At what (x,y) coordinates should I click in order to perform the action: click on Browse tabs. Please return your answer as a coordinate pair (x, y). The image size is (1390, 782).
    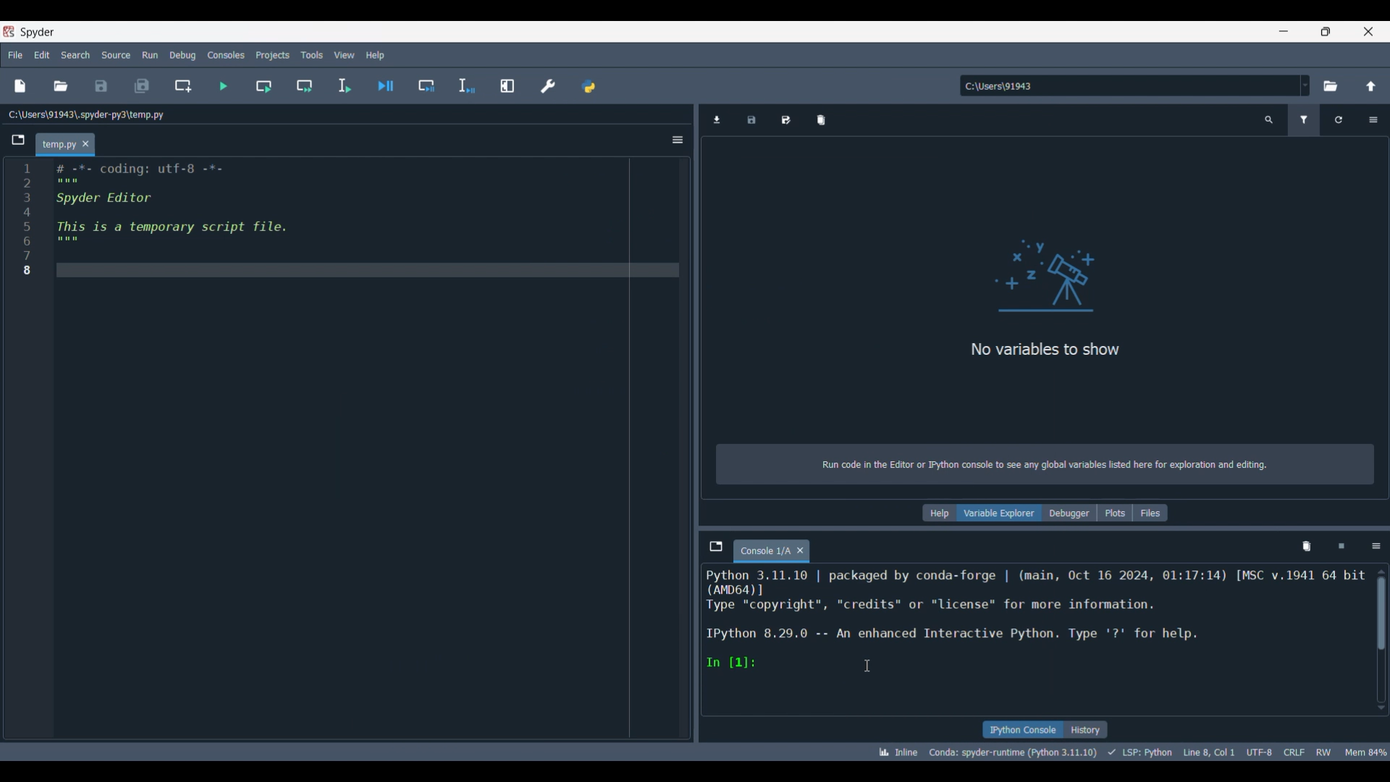
    Looking at the image, I should click on (18, 140).